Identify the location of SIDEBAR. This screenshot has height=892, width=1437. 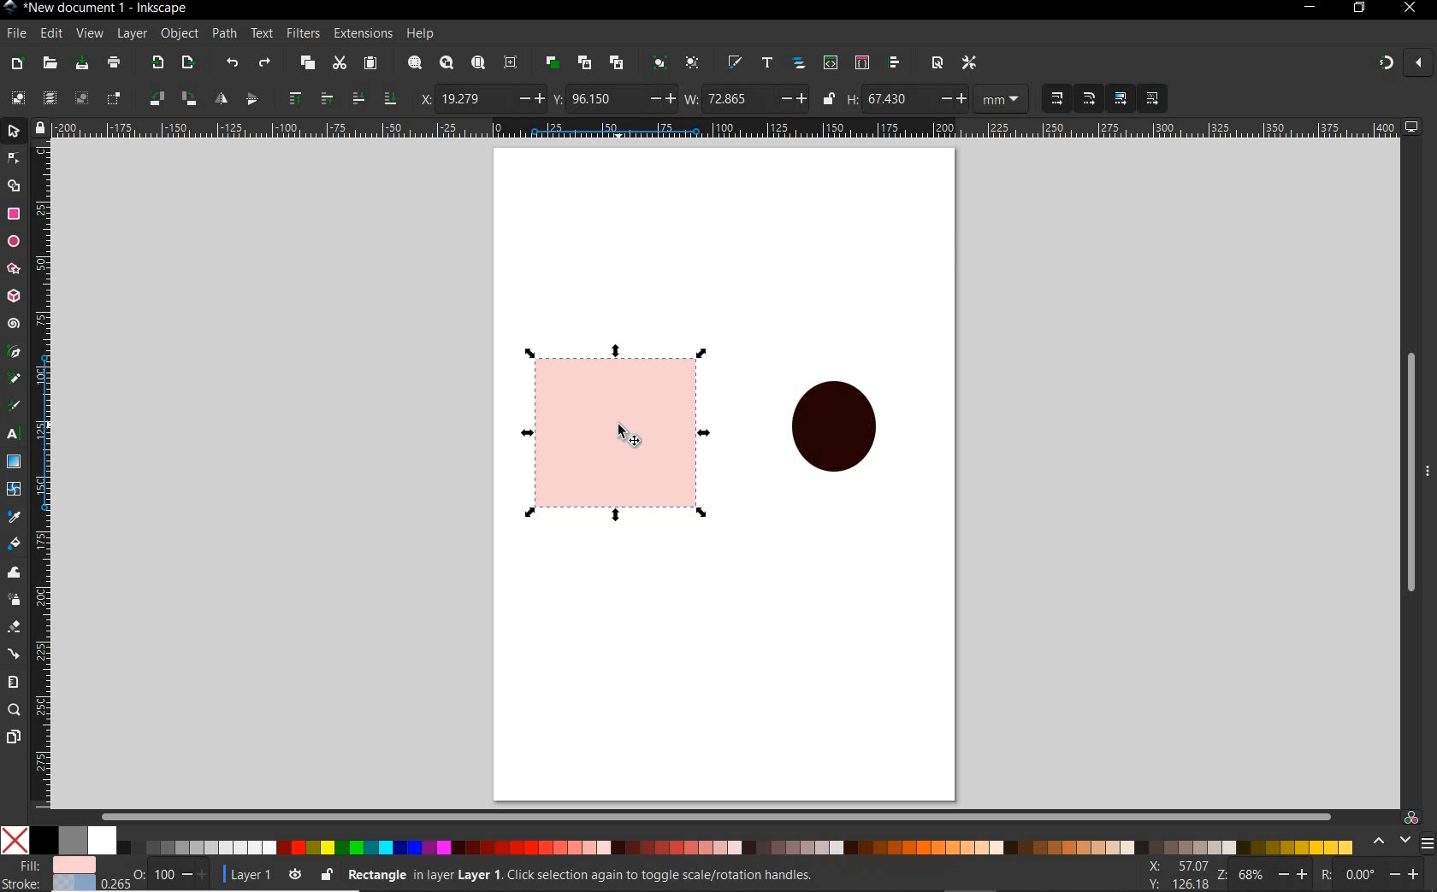
(1428, 843).